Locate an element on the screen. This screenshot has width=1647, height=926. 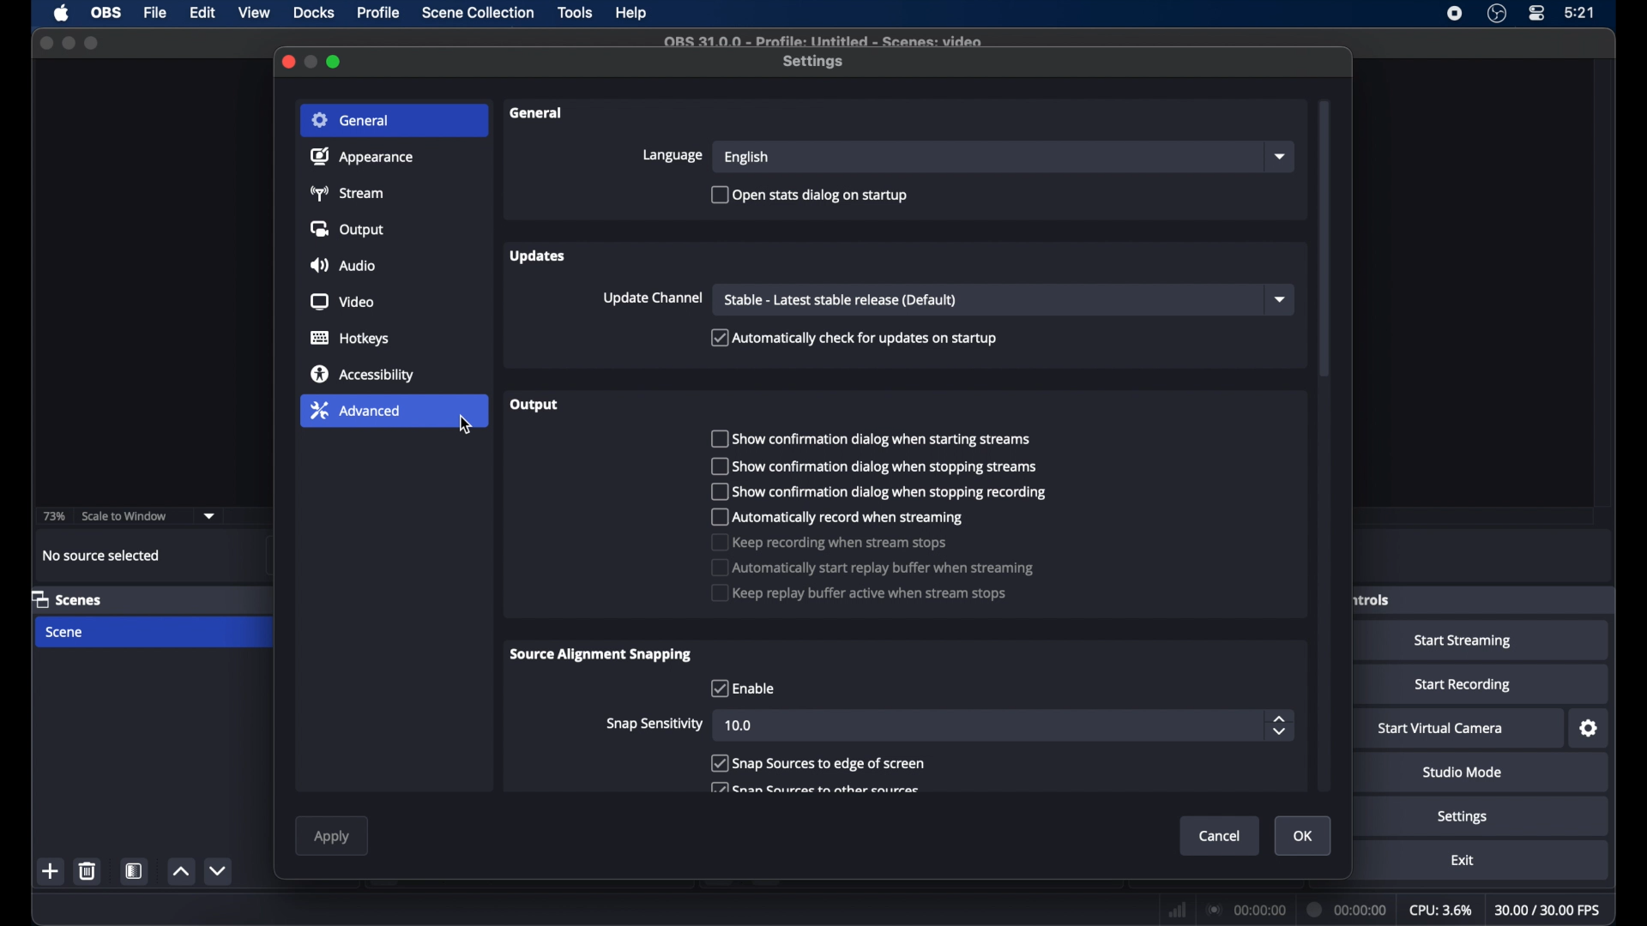
start virtual camera is located at coordinates (1440, 729).